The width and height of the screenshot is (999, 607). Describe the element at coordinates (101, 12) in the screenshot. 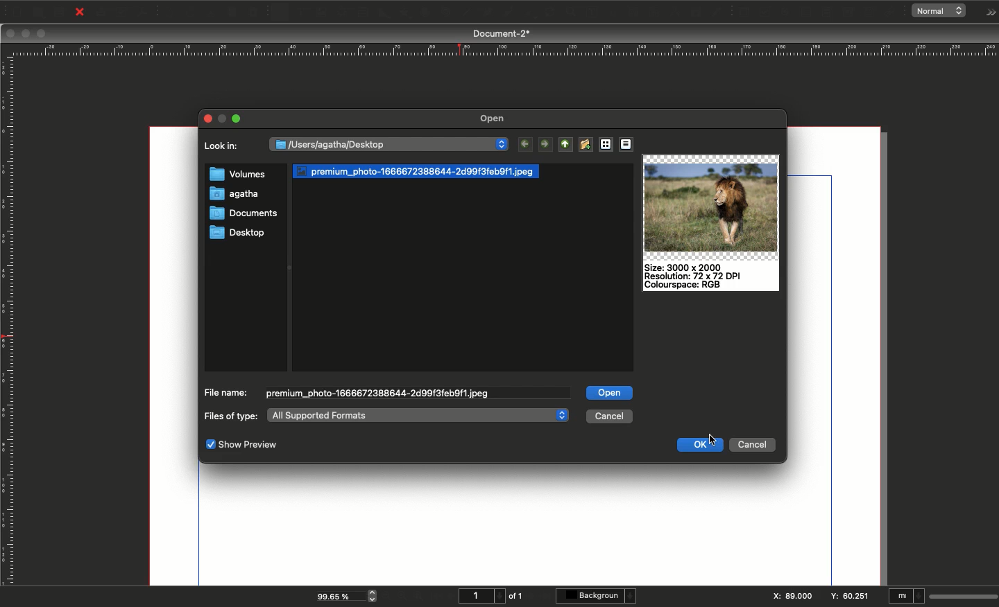

I see `Print` at that location.